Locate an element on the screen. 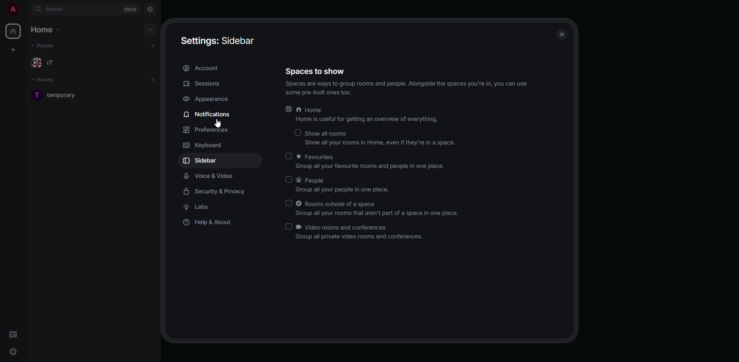 The image size is (739, 362). close is located at coordinates (562, 34).